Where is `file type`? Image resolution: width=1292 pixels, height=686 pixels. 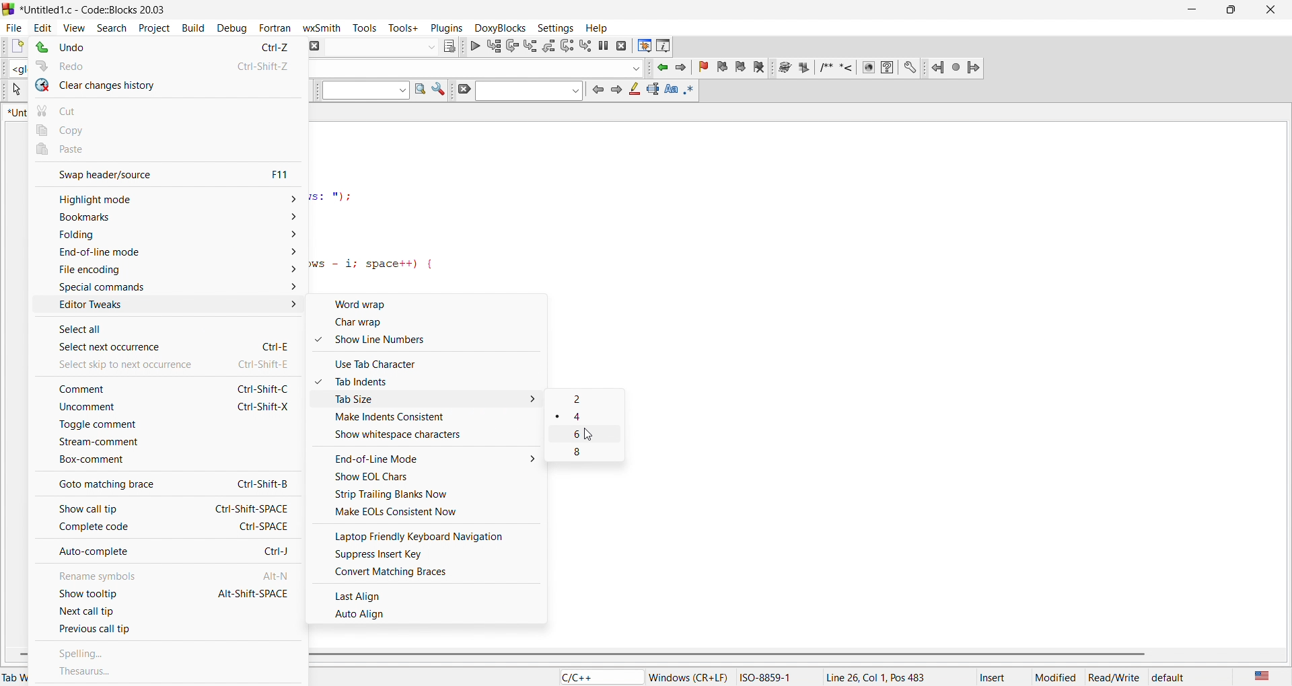 file type is located at coordinates (588, 677).